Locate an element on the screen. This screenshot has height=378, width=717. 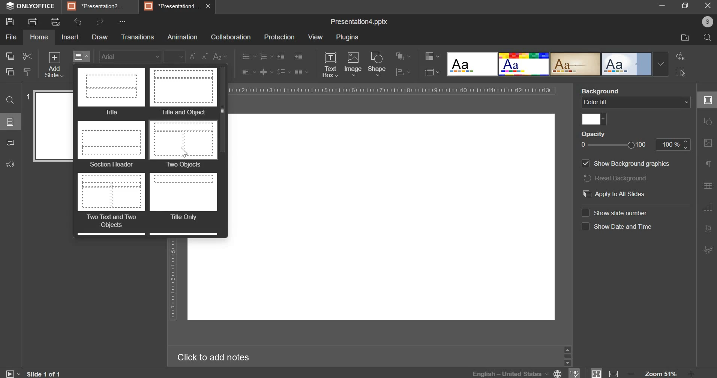
increase indent is located at coordinates (298, 56).